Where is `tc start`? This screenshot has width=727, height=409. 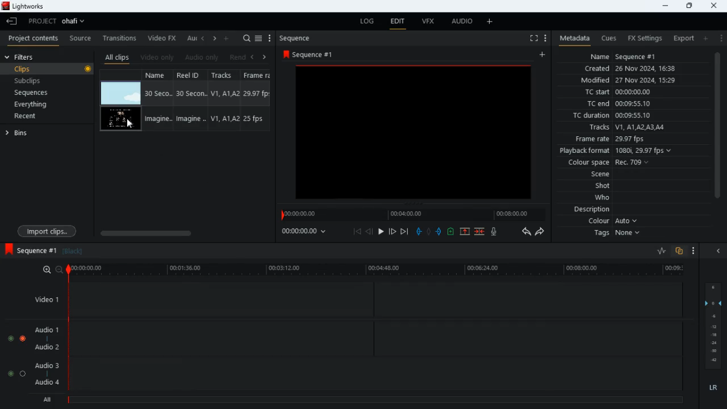 tc start is located at coordinates (617, 93).